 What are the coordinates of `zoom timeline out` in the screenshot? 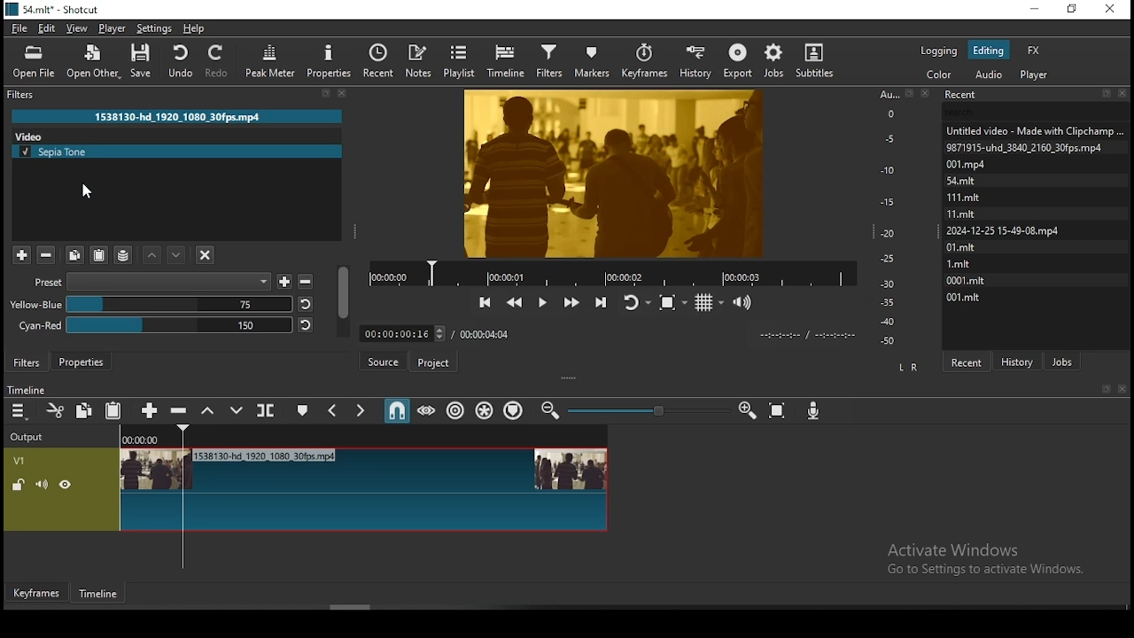 It's located at (747, 413).